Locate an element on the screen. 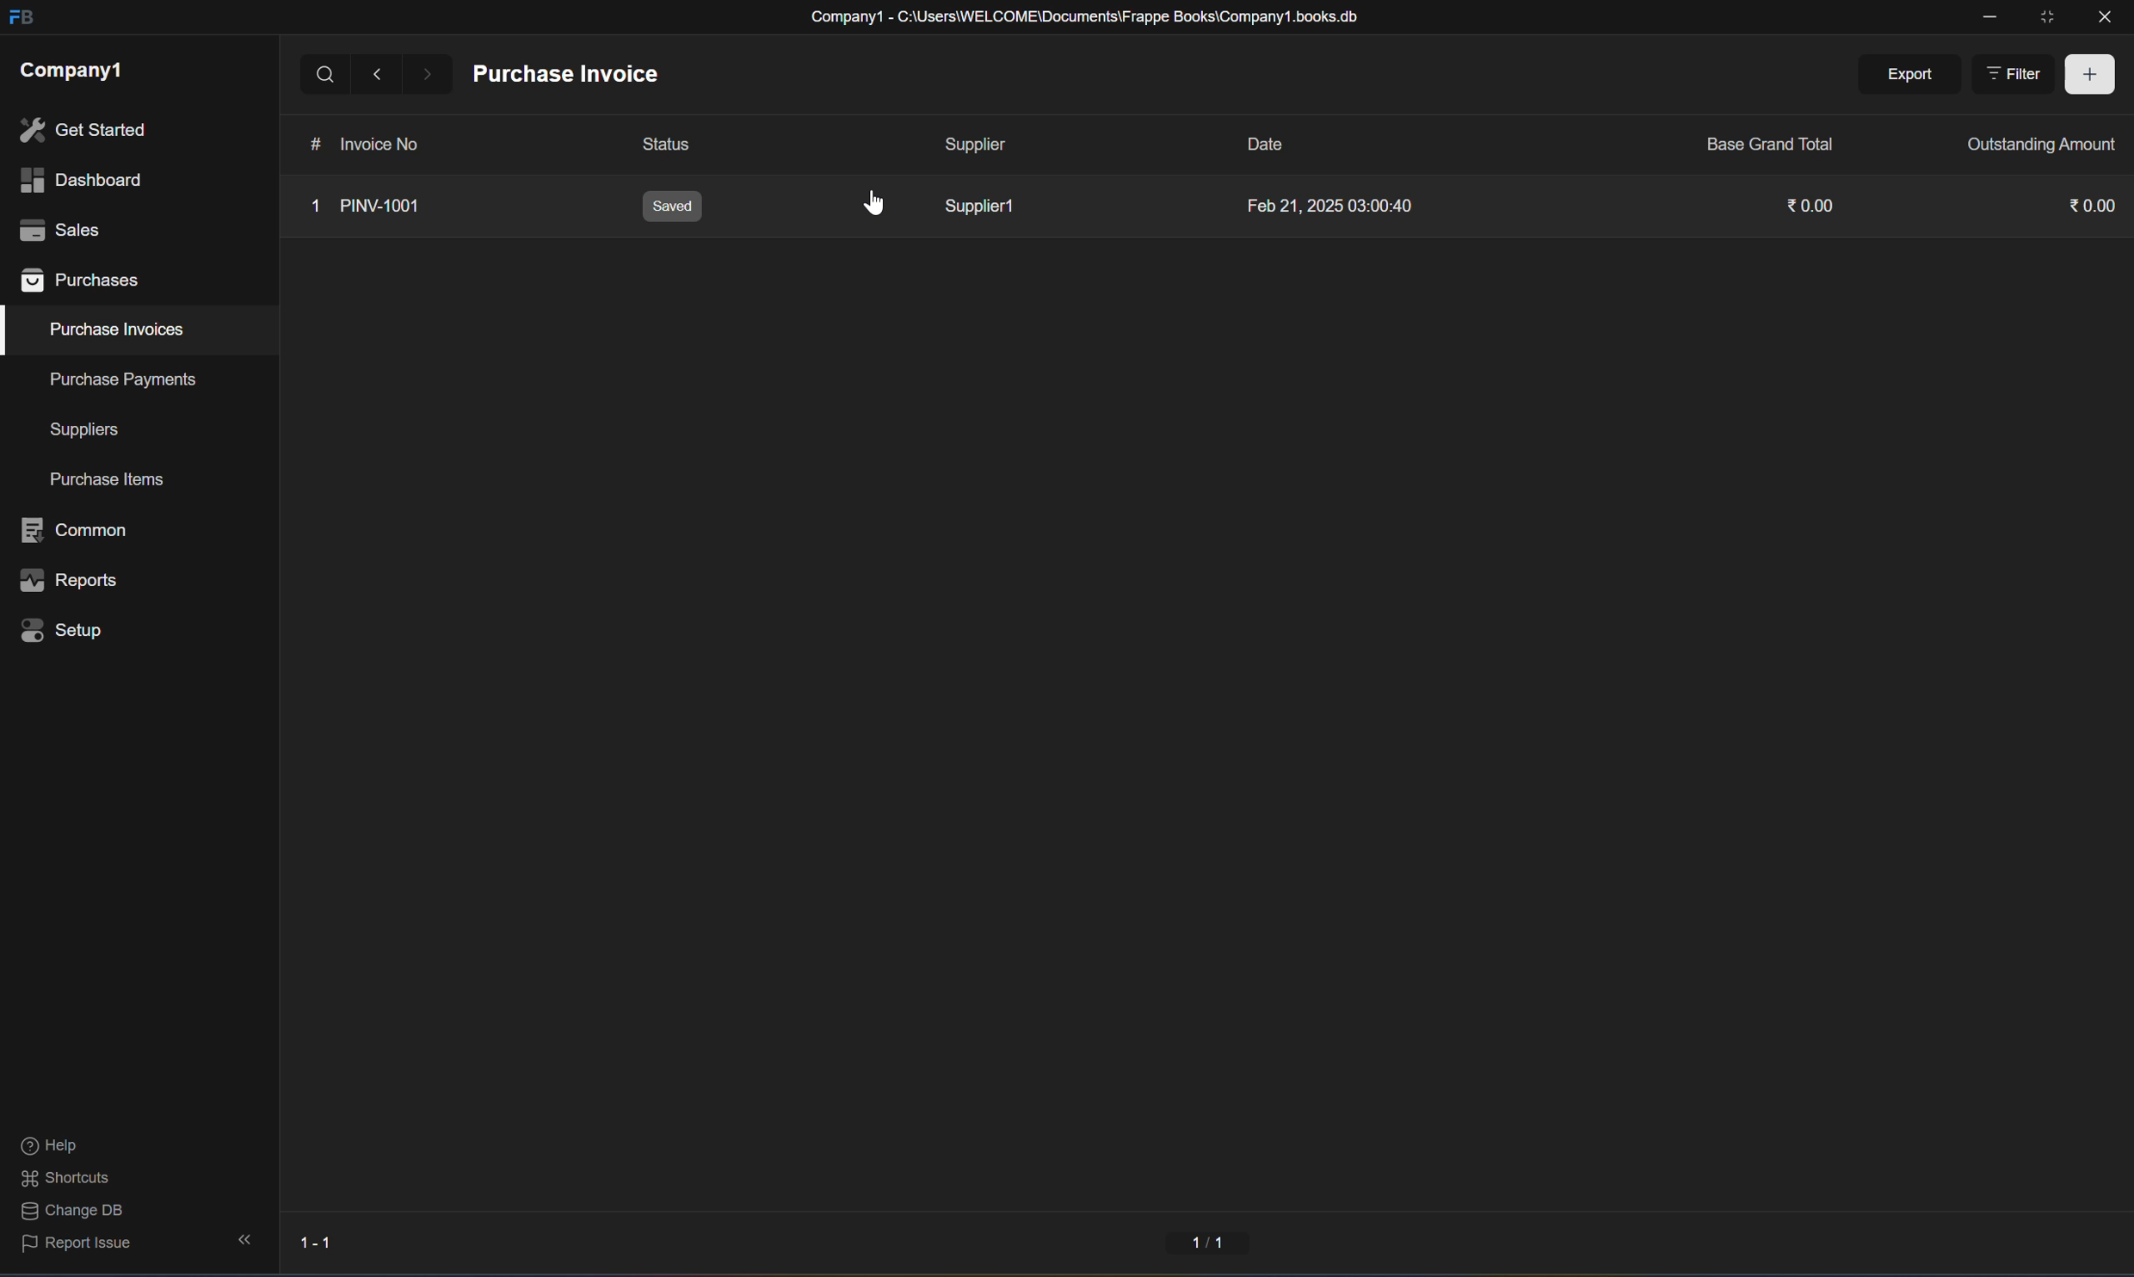 This screenshot has width=2134, height=1277. invoice number is located at coordinates (367, 141).